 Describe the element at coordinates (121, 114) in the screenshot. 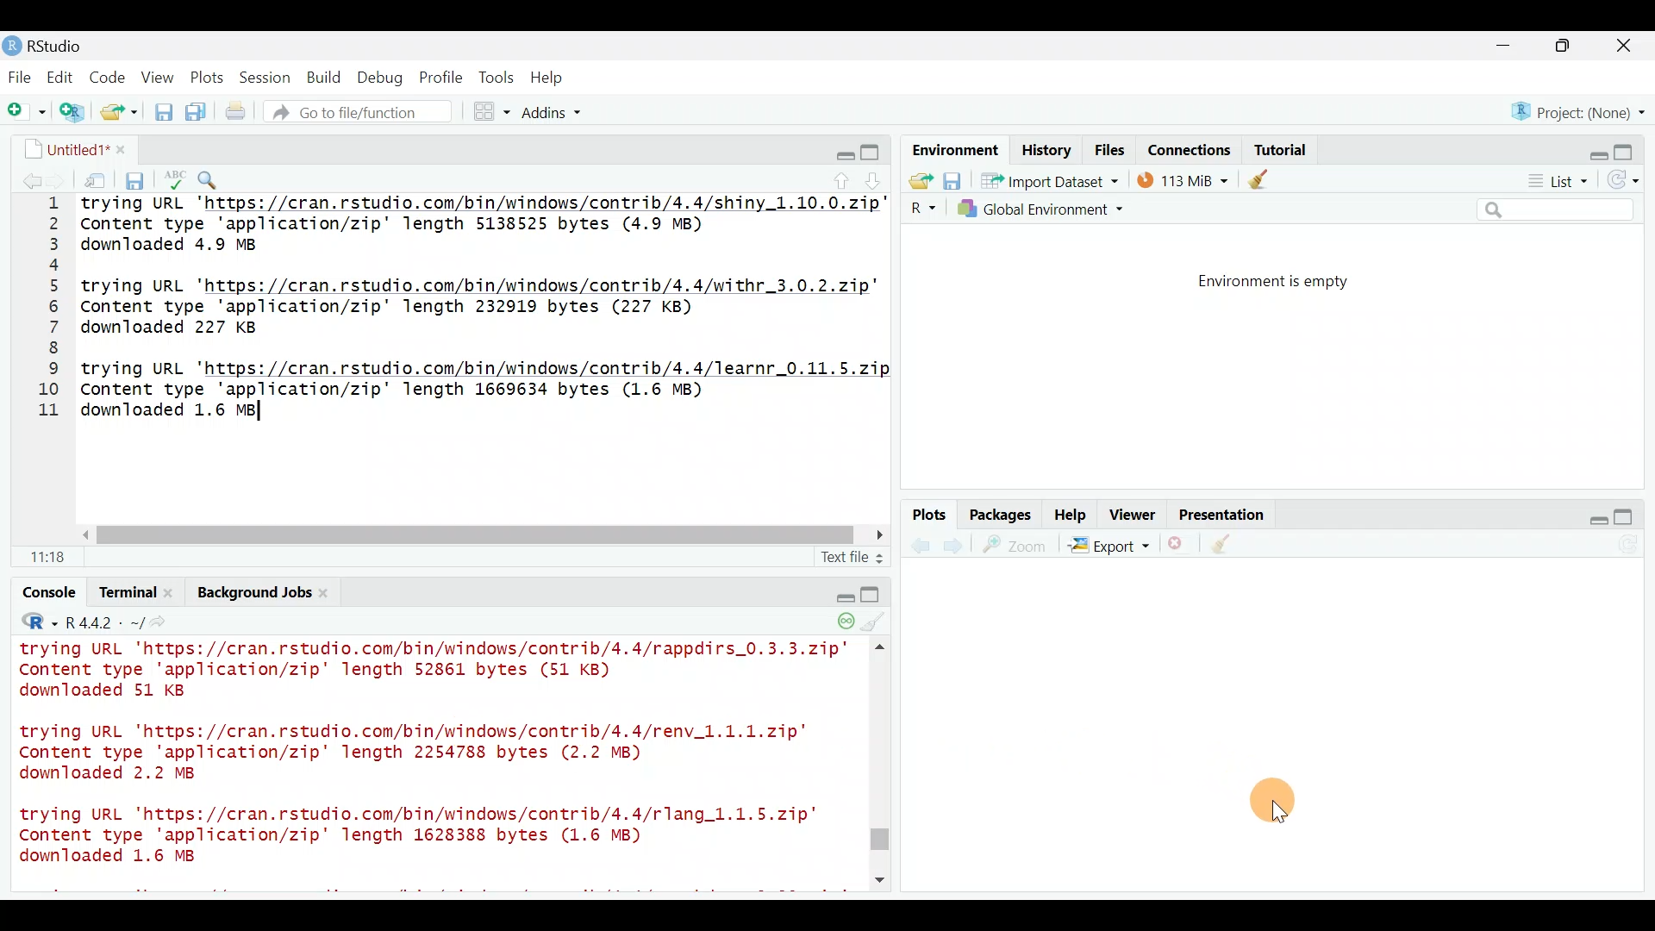

I see `Open an existing file` at that location.